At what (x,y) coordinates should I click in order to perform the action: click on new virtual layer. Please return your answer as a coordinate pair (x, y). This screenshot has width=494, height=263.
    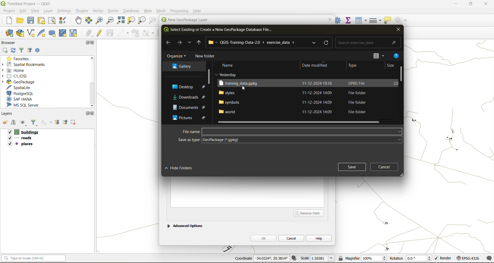
    Looking at the image, I should click on (73, 33).